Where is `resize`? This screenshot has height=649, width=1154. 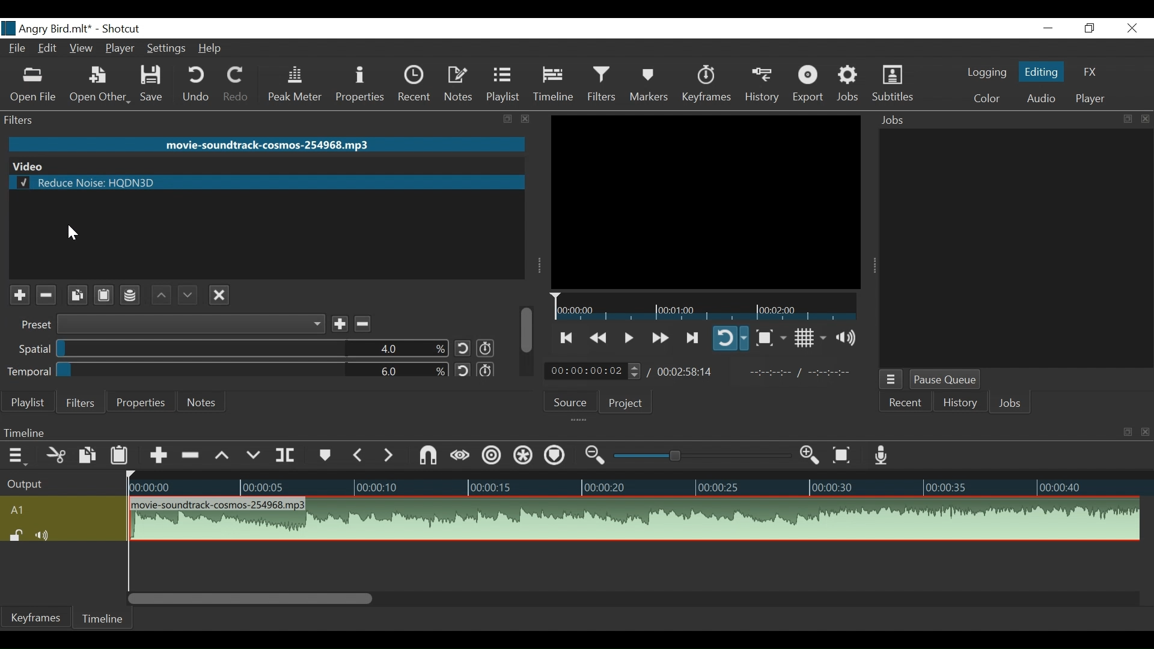
resize is located at coordinates (1126, 119).